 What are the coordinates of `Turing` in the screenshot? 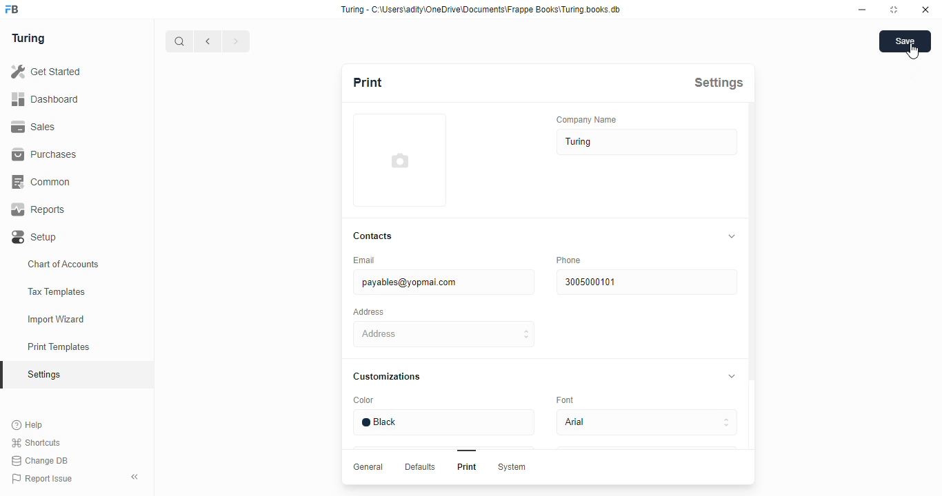 It's located at (32, 39).